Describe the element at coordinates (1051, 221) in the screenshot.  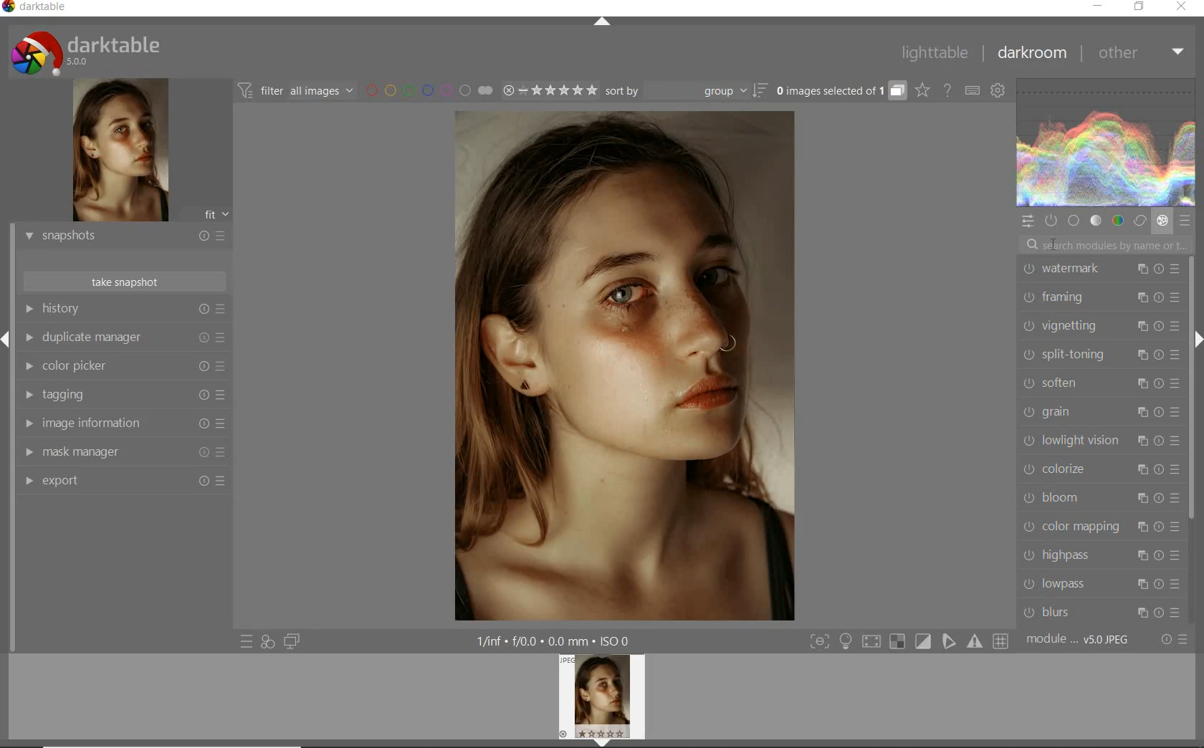
I see `show only active modules` at that location.